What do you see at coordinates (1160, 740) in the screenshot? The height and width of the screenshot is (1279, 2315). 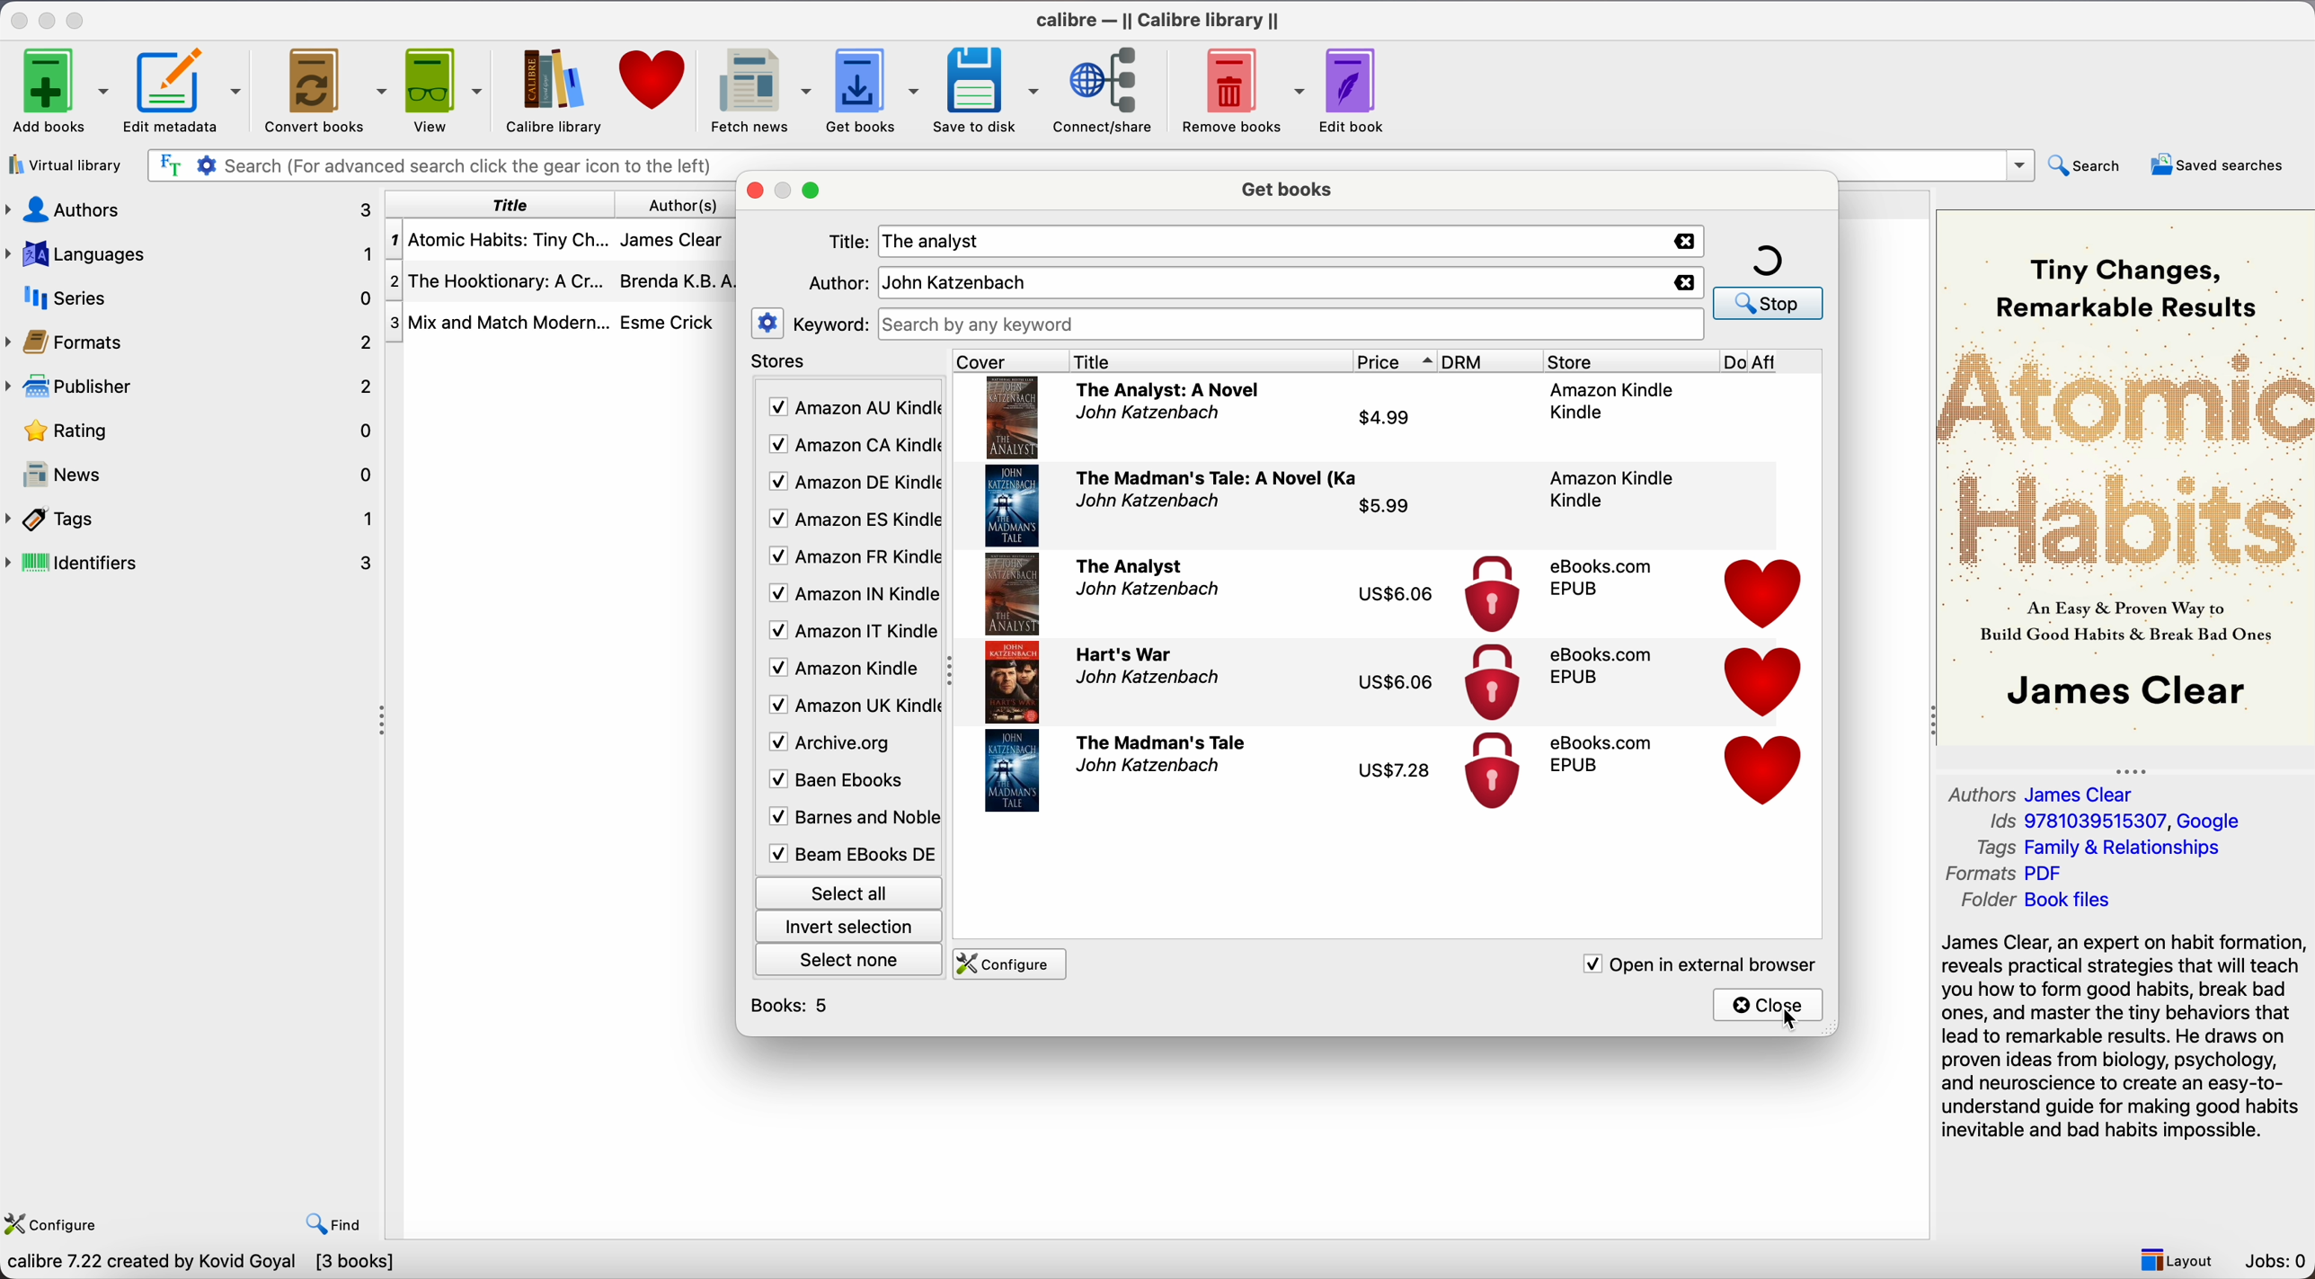 I see `The Madman's Tale` at bounding box center [1160, 740].